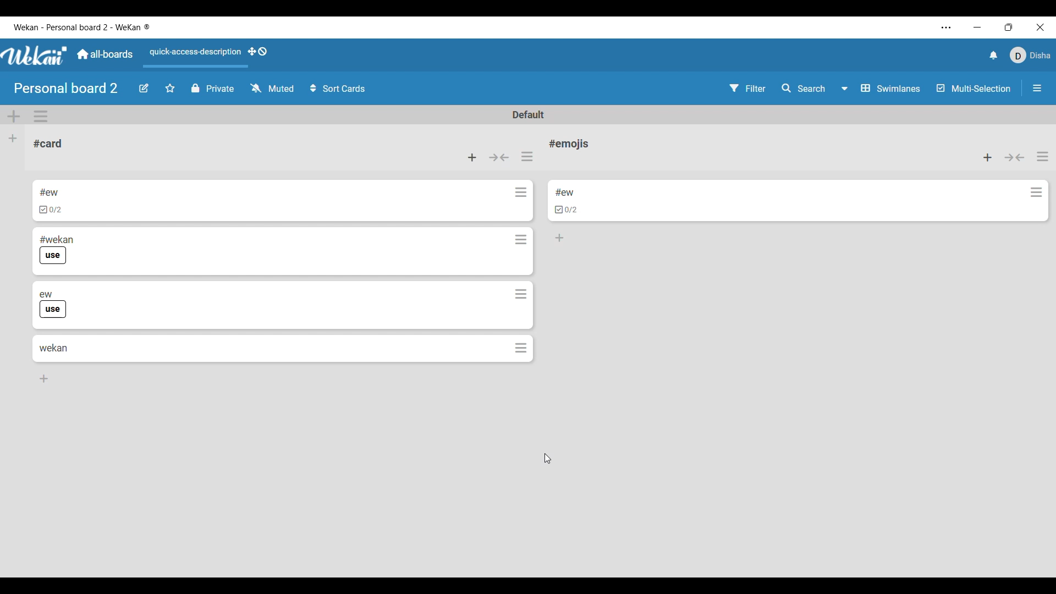  I want to click on Card 3, so click(121, 290).